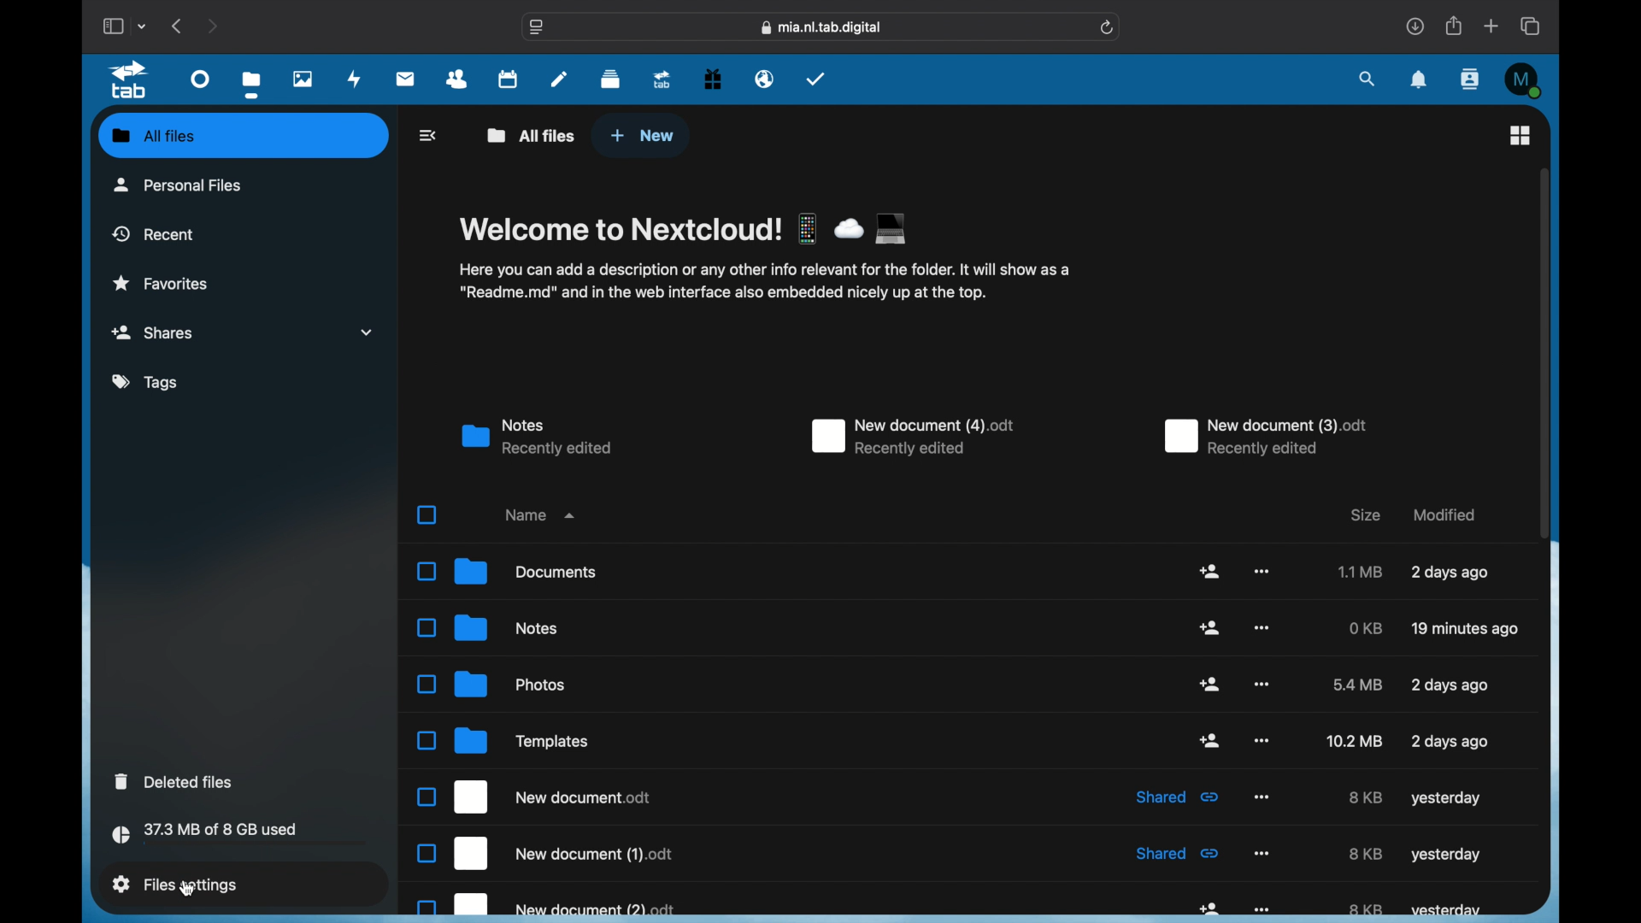 The image size is (1641, 923). Describe the element at coordinates (491, 685) in the screenshot. I see `photos` at that location.